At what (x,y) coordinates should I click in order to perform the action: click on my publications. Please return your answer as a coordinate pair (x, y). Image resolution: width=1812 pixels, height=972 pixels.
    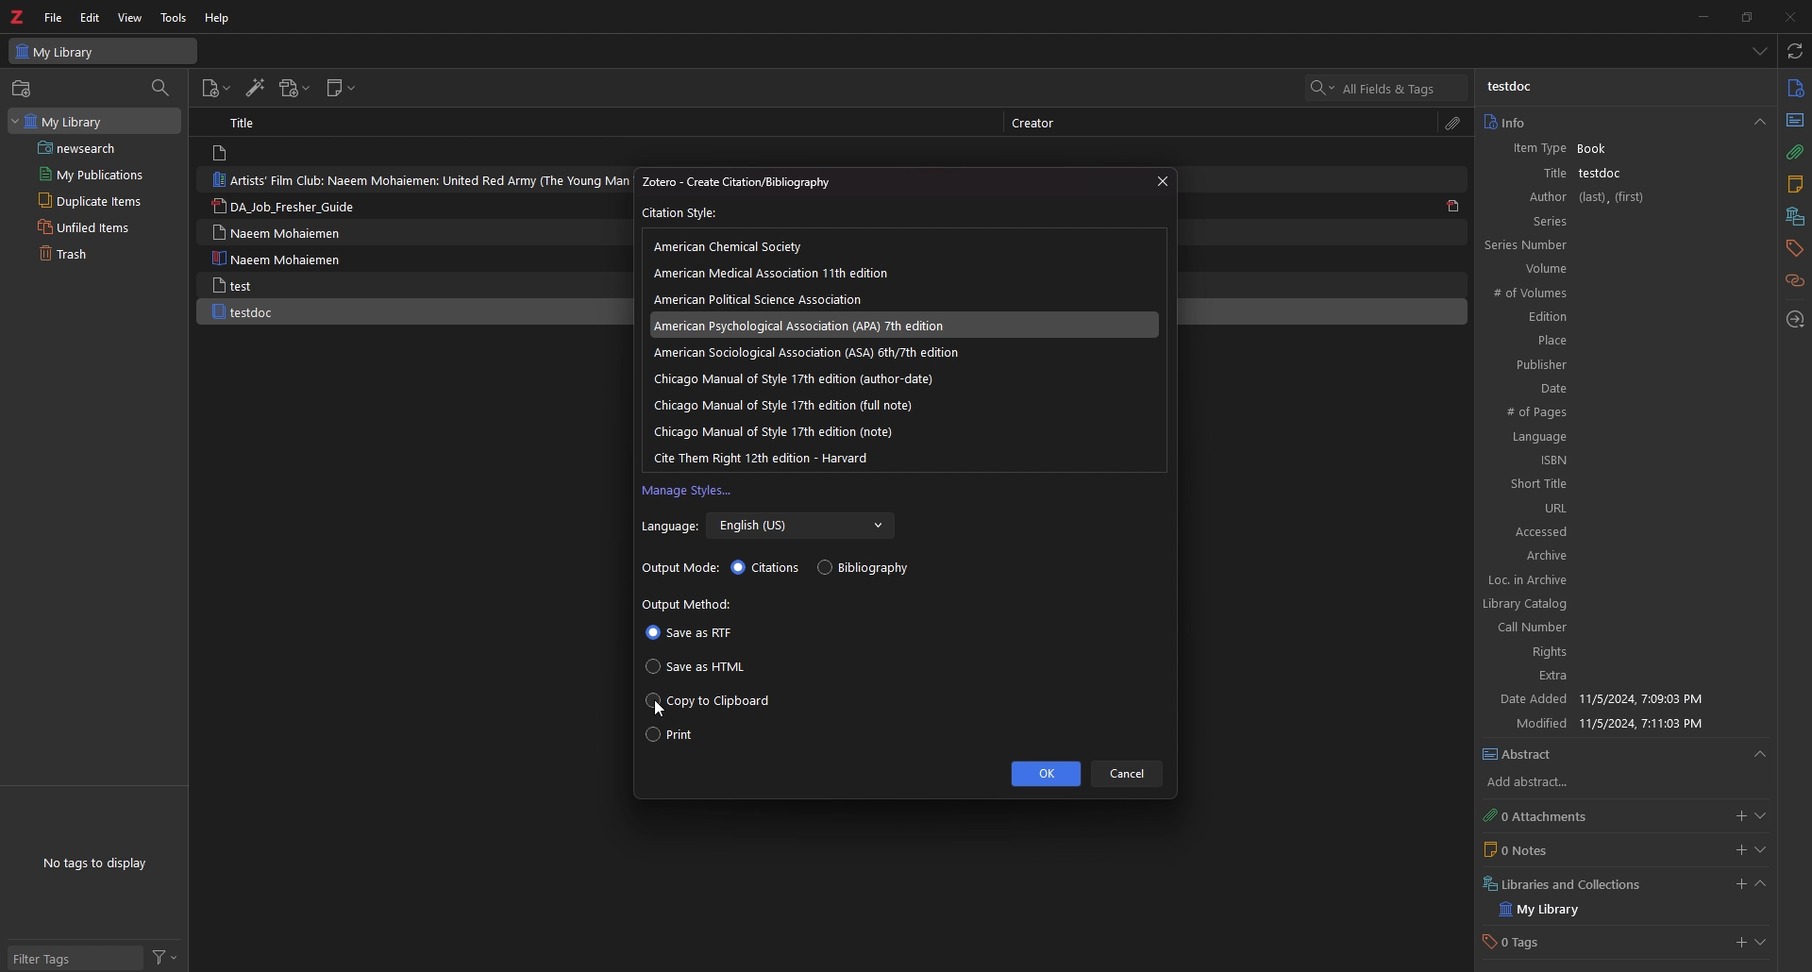
    Looking at the image, I should click on (92, 174).